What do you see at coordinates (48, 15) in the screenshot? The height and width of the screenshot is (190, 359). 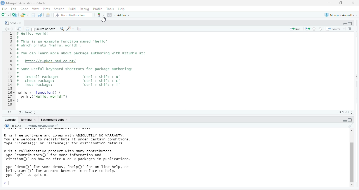 I see `print the current file` at bounding box center [48, 15].